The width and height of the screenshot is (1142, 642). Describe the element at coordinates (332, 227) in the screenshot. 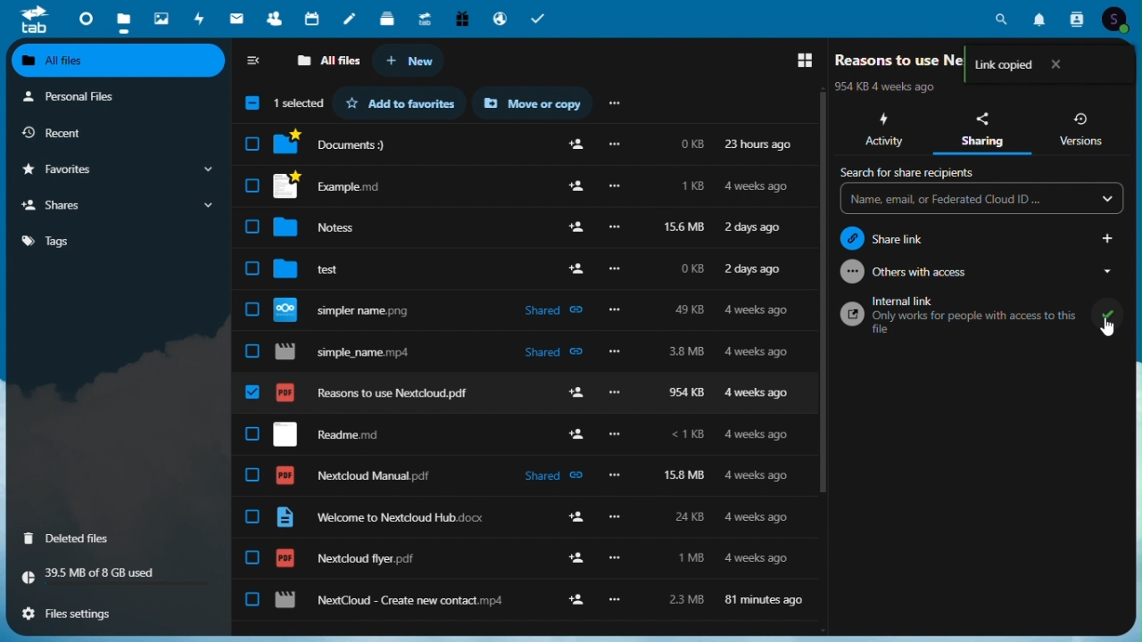

I see `notes` at that location.